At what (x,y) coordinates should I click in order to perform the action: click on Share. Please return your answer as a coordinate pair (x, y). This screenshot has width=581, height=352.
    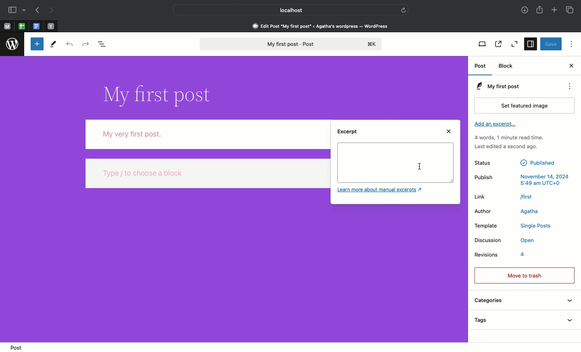
    Looking at the image, I should click on (541, 10).